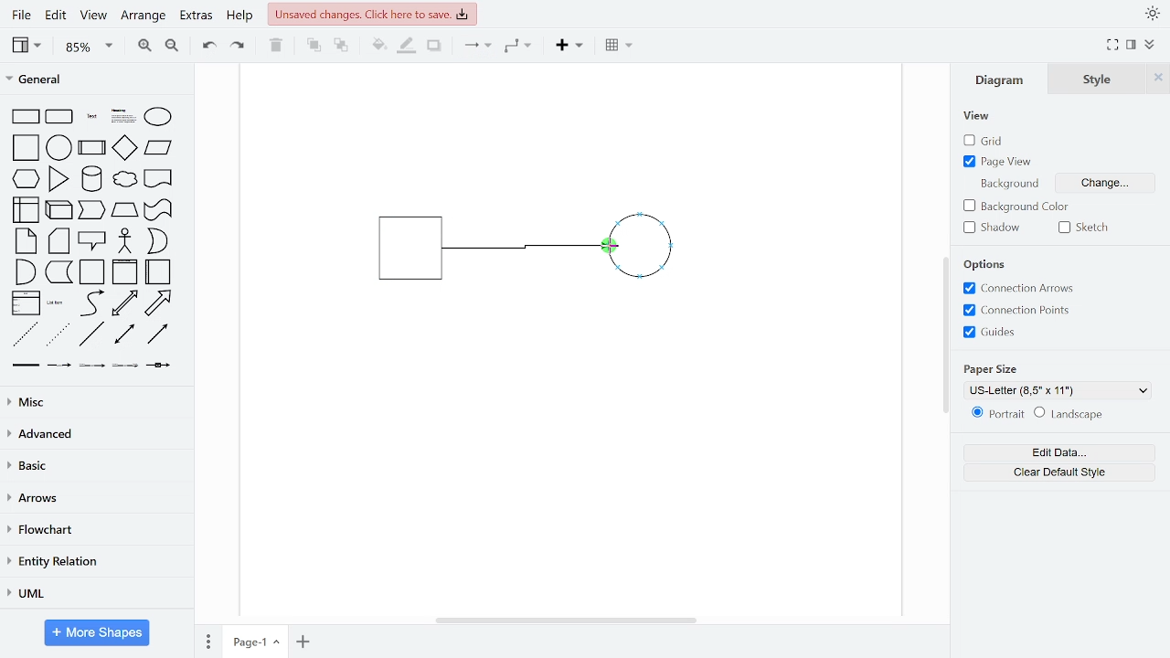 This screenshot has width=1170, height=658. What do you see at coordinates (205, 44) in the screenshot?
I see `undo` at bounding box center [205, 44].